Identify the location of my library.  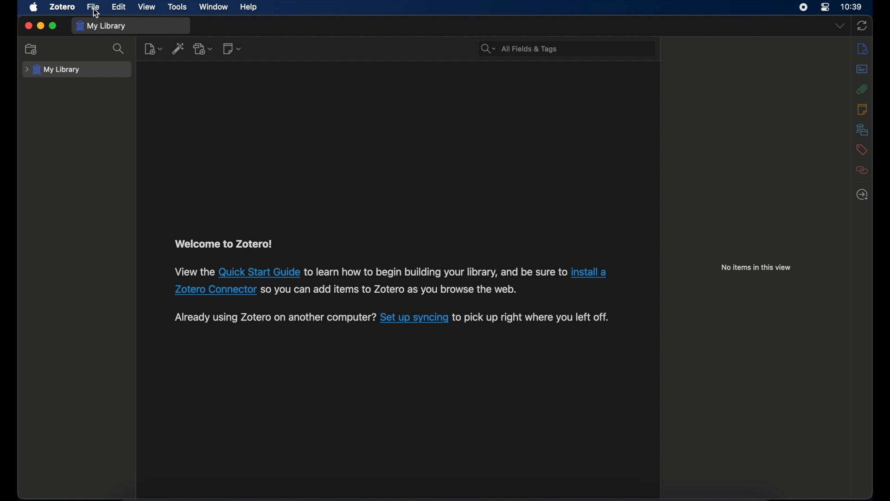
(52, 70).